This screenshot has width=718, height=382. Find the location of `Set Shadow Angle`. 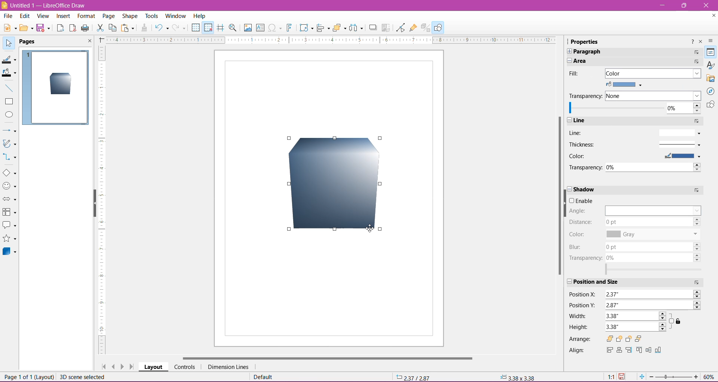

Set Shadow Angle is located at coordinates (653, 210).